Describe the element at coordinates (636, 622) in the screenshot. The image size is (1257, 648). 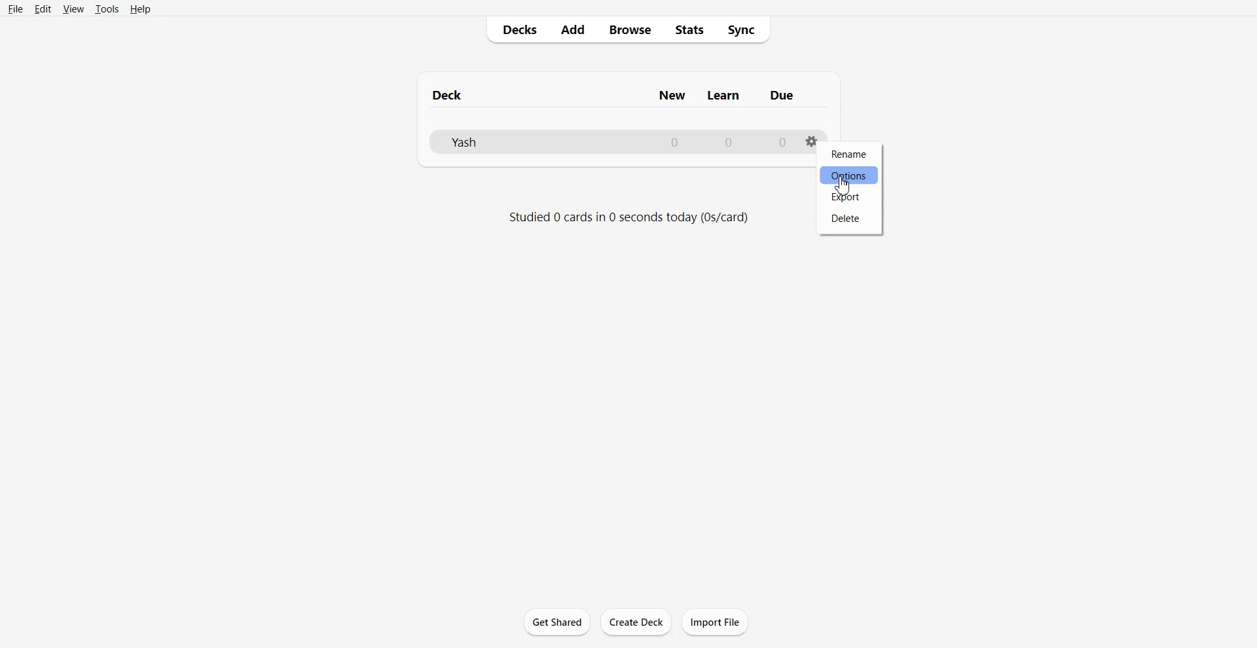
I see `Create Deck` at that location.